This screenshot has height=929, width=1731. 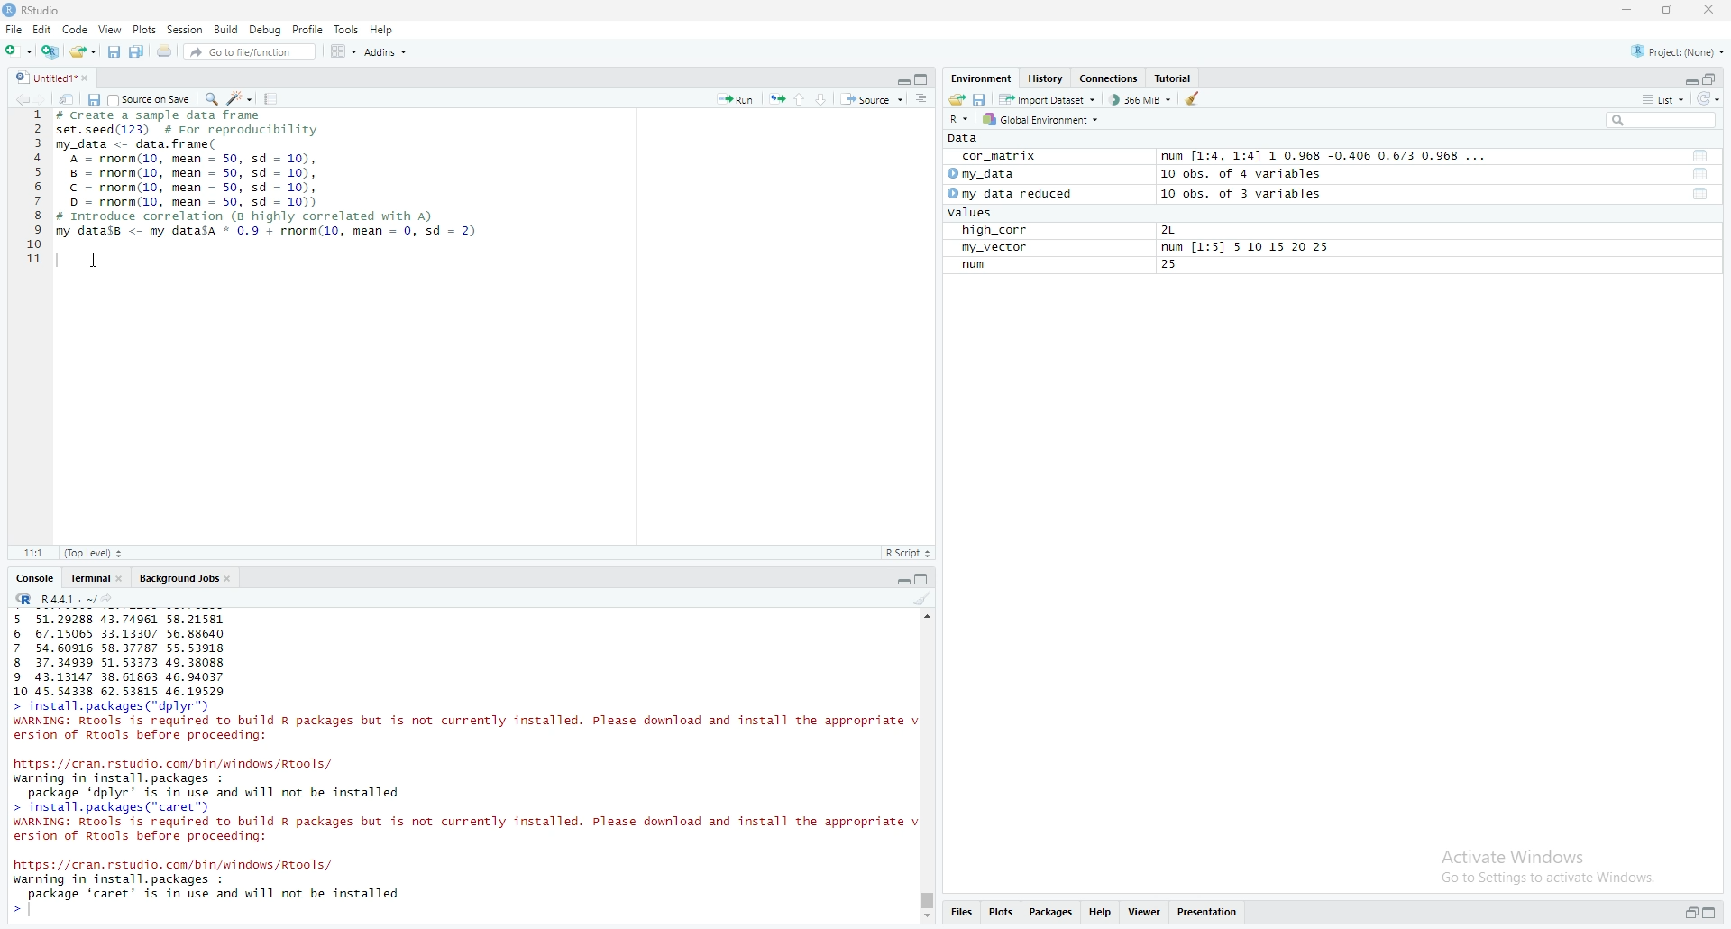 I want to click on cursor, so click(x=94, y=260).